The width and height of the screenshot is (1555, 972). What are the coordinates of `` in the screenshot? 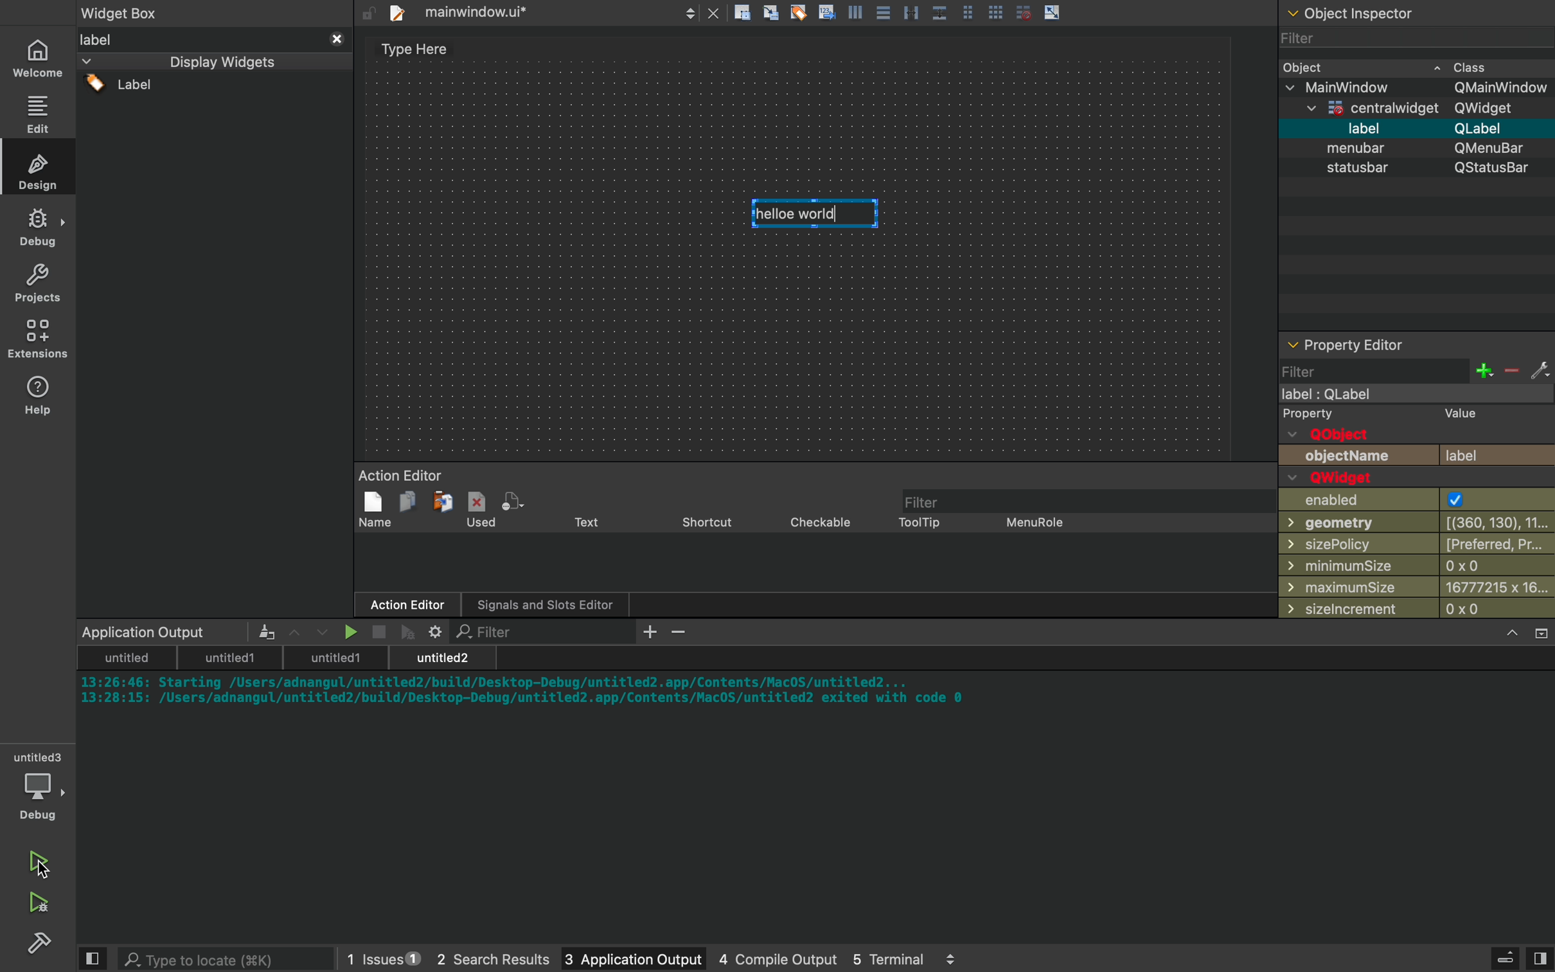 It's located at (893, 14).